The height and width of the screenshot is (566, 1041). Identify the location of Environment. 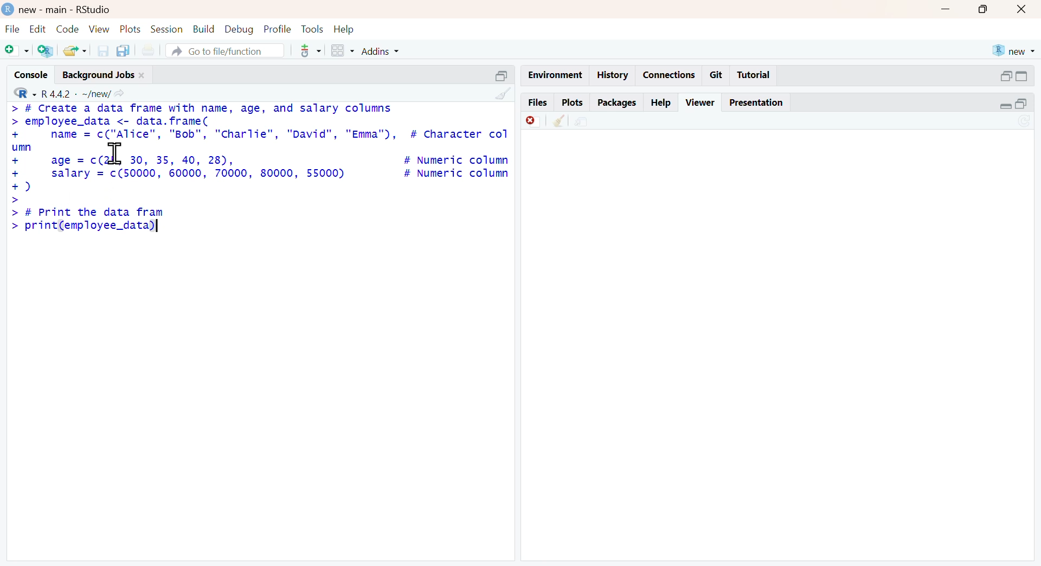
(551, 73).